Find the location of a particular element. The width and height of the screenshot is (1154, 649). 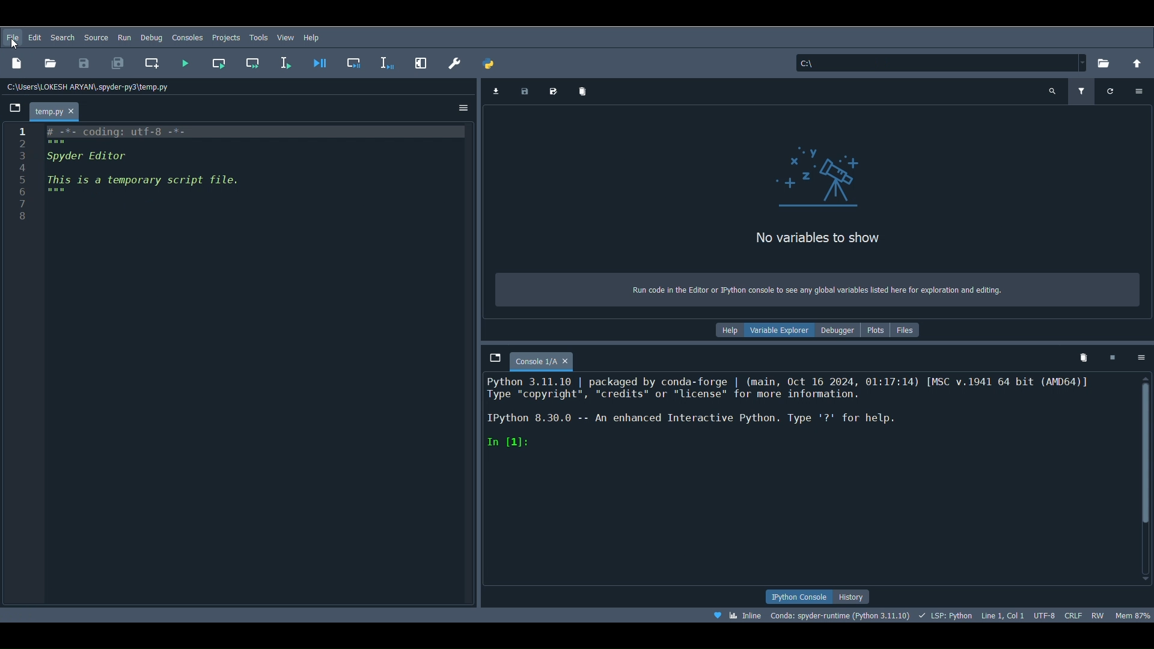

Browse tabs is located at coordinates (495, 358).